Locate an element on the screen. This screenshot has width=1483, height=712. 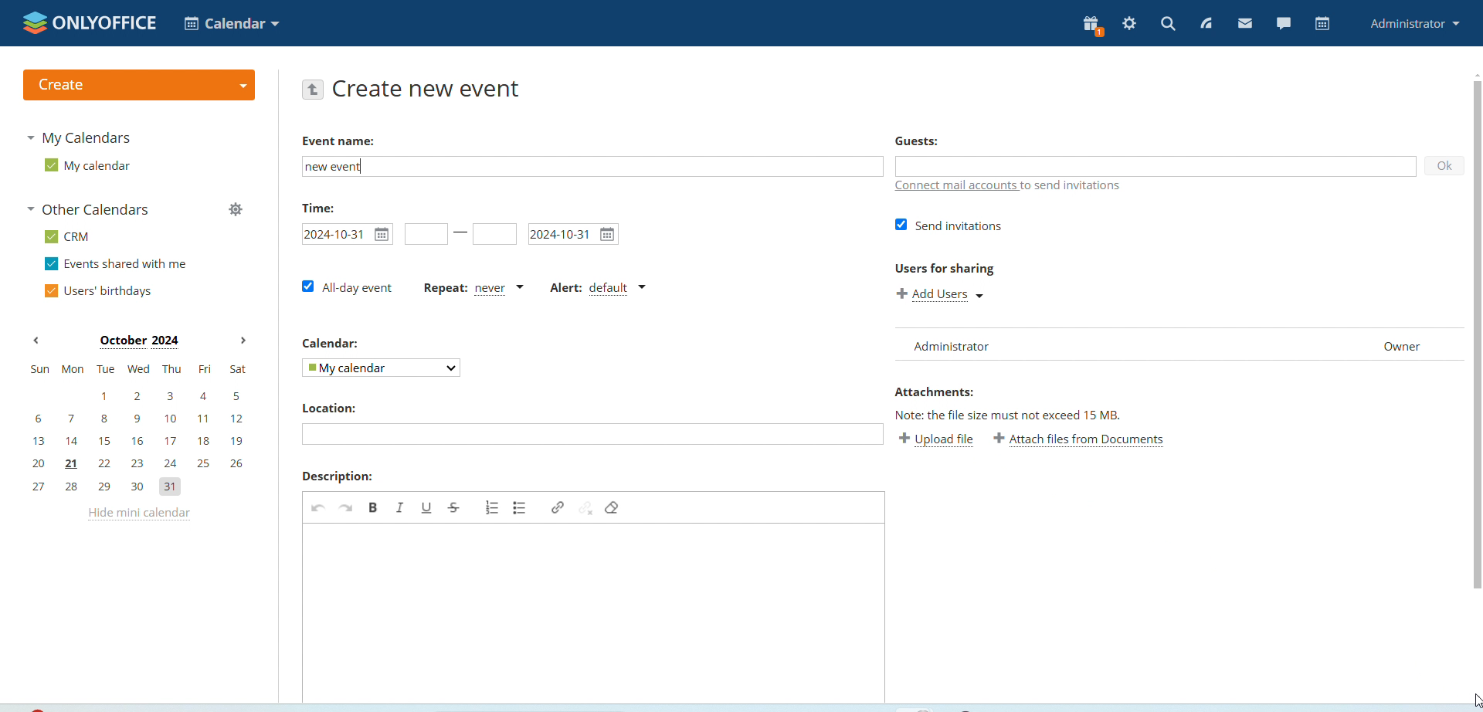
events shared with me is located at coordinates (114, 263).